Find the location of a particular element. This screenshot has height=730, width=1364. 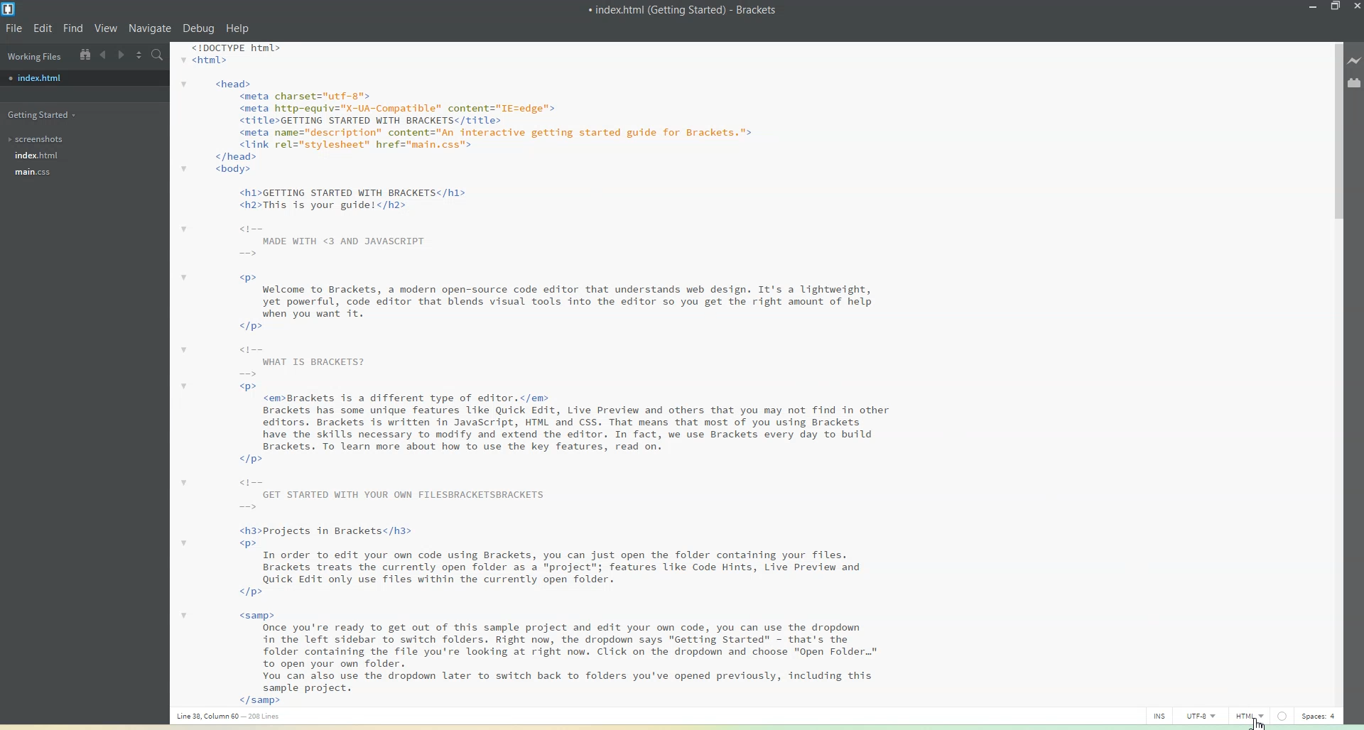

INS is located at coordinates (1159, 715).